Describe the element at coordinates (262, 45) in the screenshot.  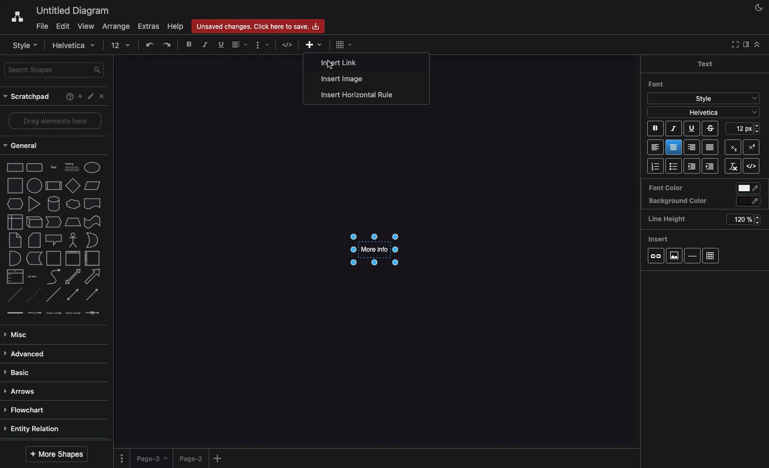
I see `Format` at that location.